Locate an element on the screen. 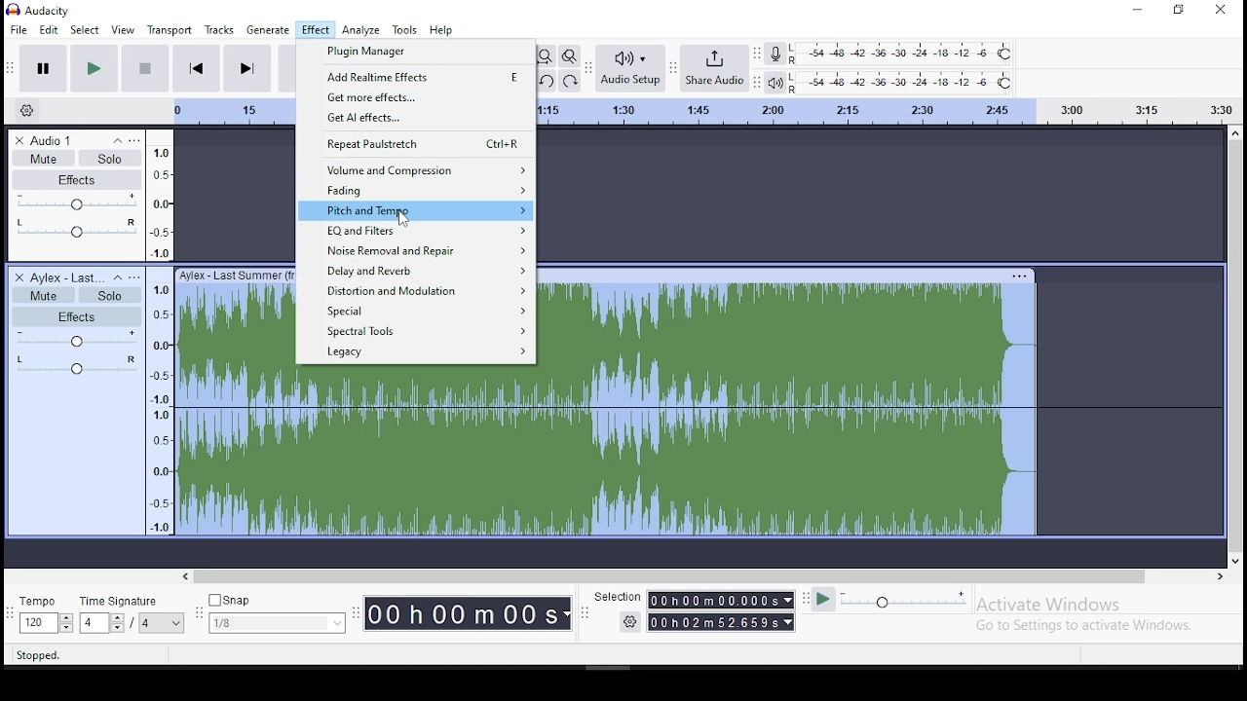 The image size is (1247, 701). tools is located at coordinates (405, 30).